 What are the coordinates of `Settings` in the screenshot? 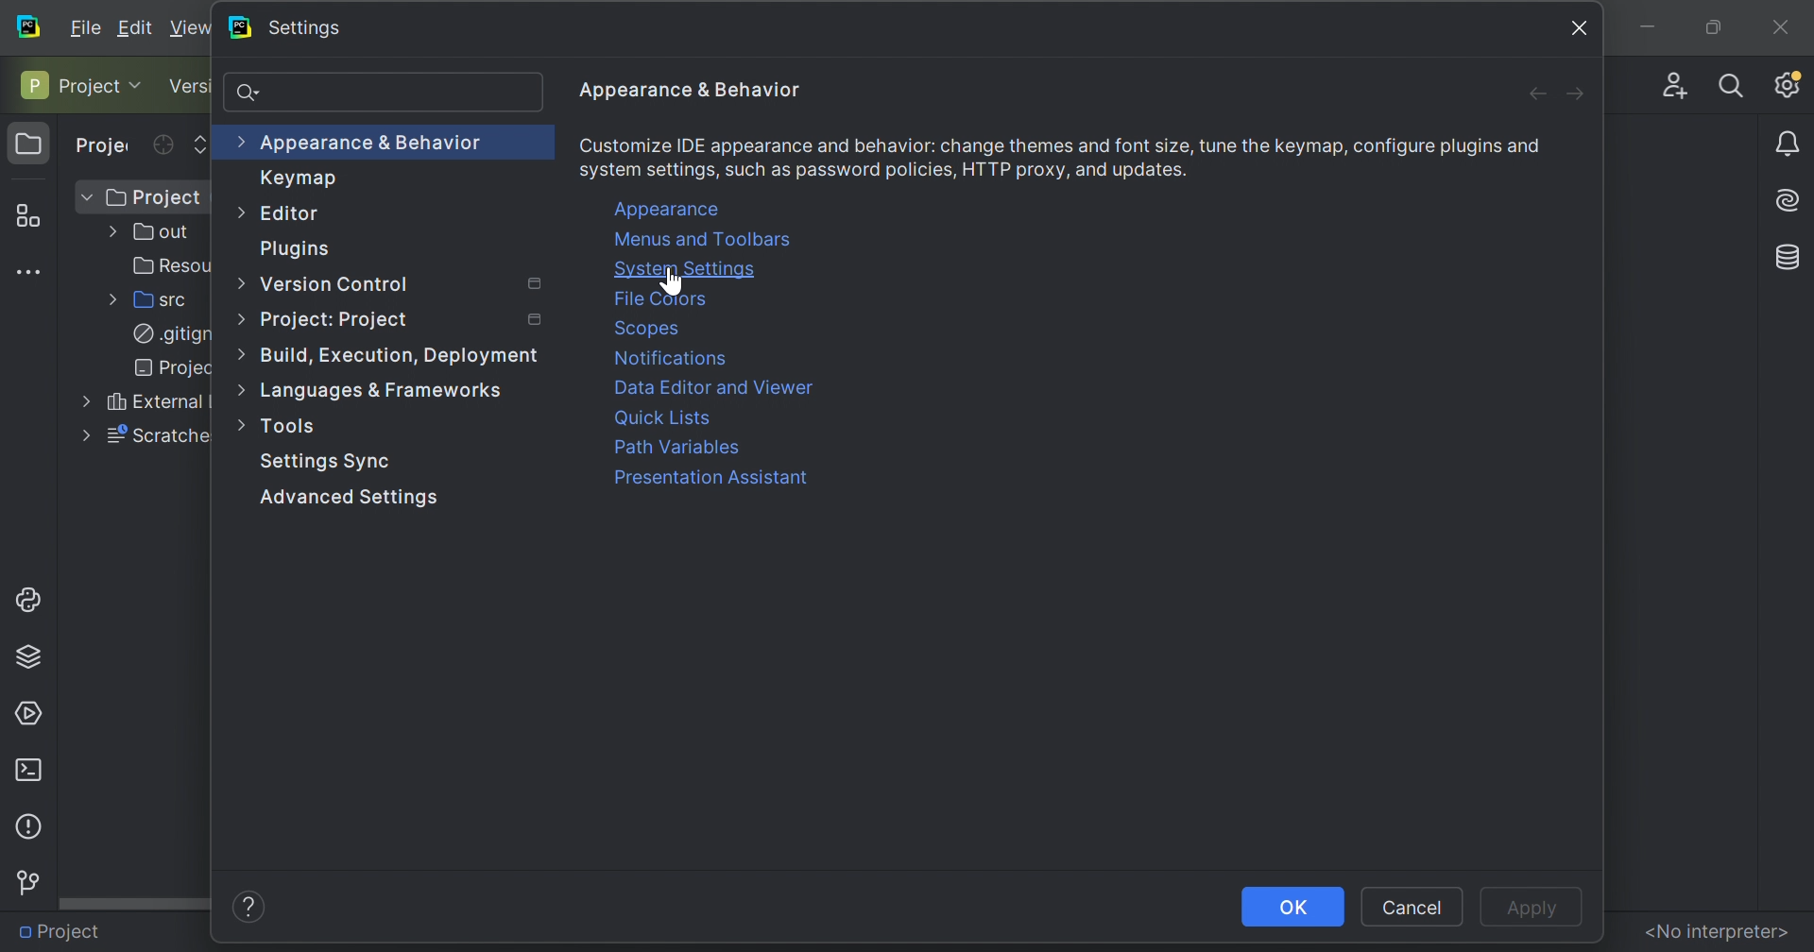 It's located at (306, 28).